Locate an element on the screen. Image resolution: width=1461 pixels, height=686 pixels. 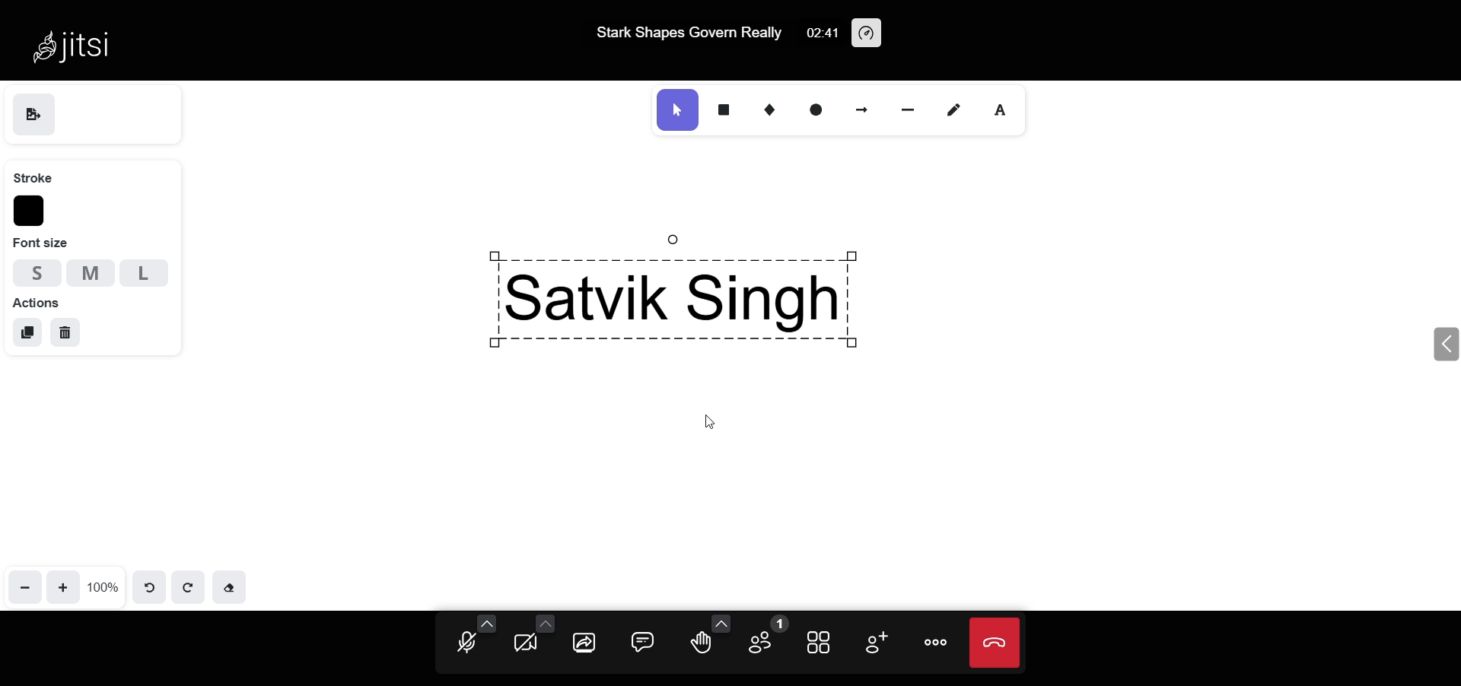
Jitsi is located at coordinates (76, 40).